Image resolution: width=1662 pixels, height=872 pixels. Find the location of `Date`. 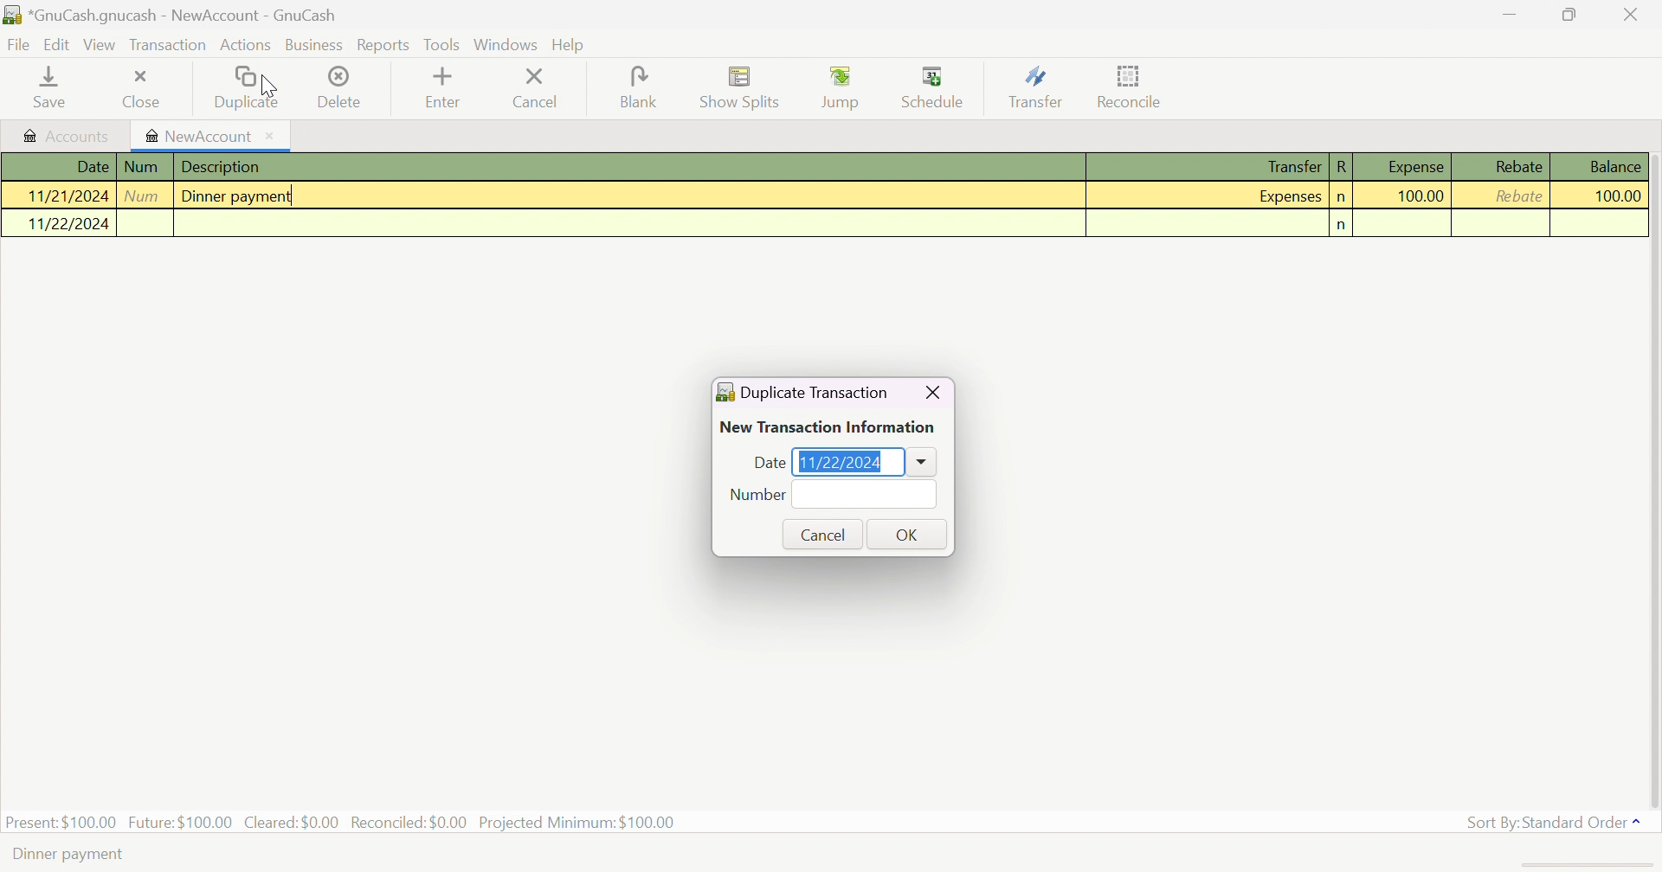

Date is located at coordinates (767, 463).